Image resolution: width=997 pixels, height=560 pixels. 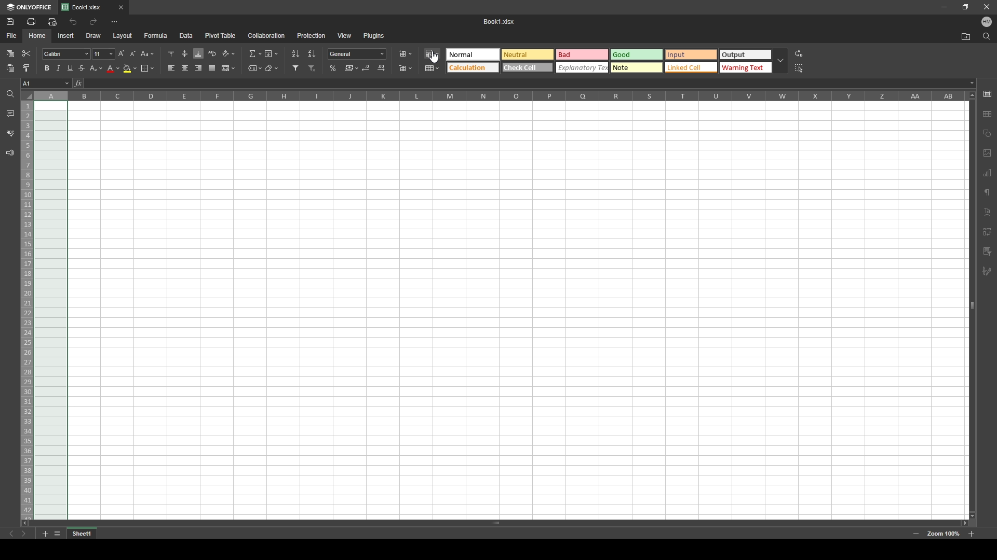 I want to click on add sheet, so click(x=45, y=534).